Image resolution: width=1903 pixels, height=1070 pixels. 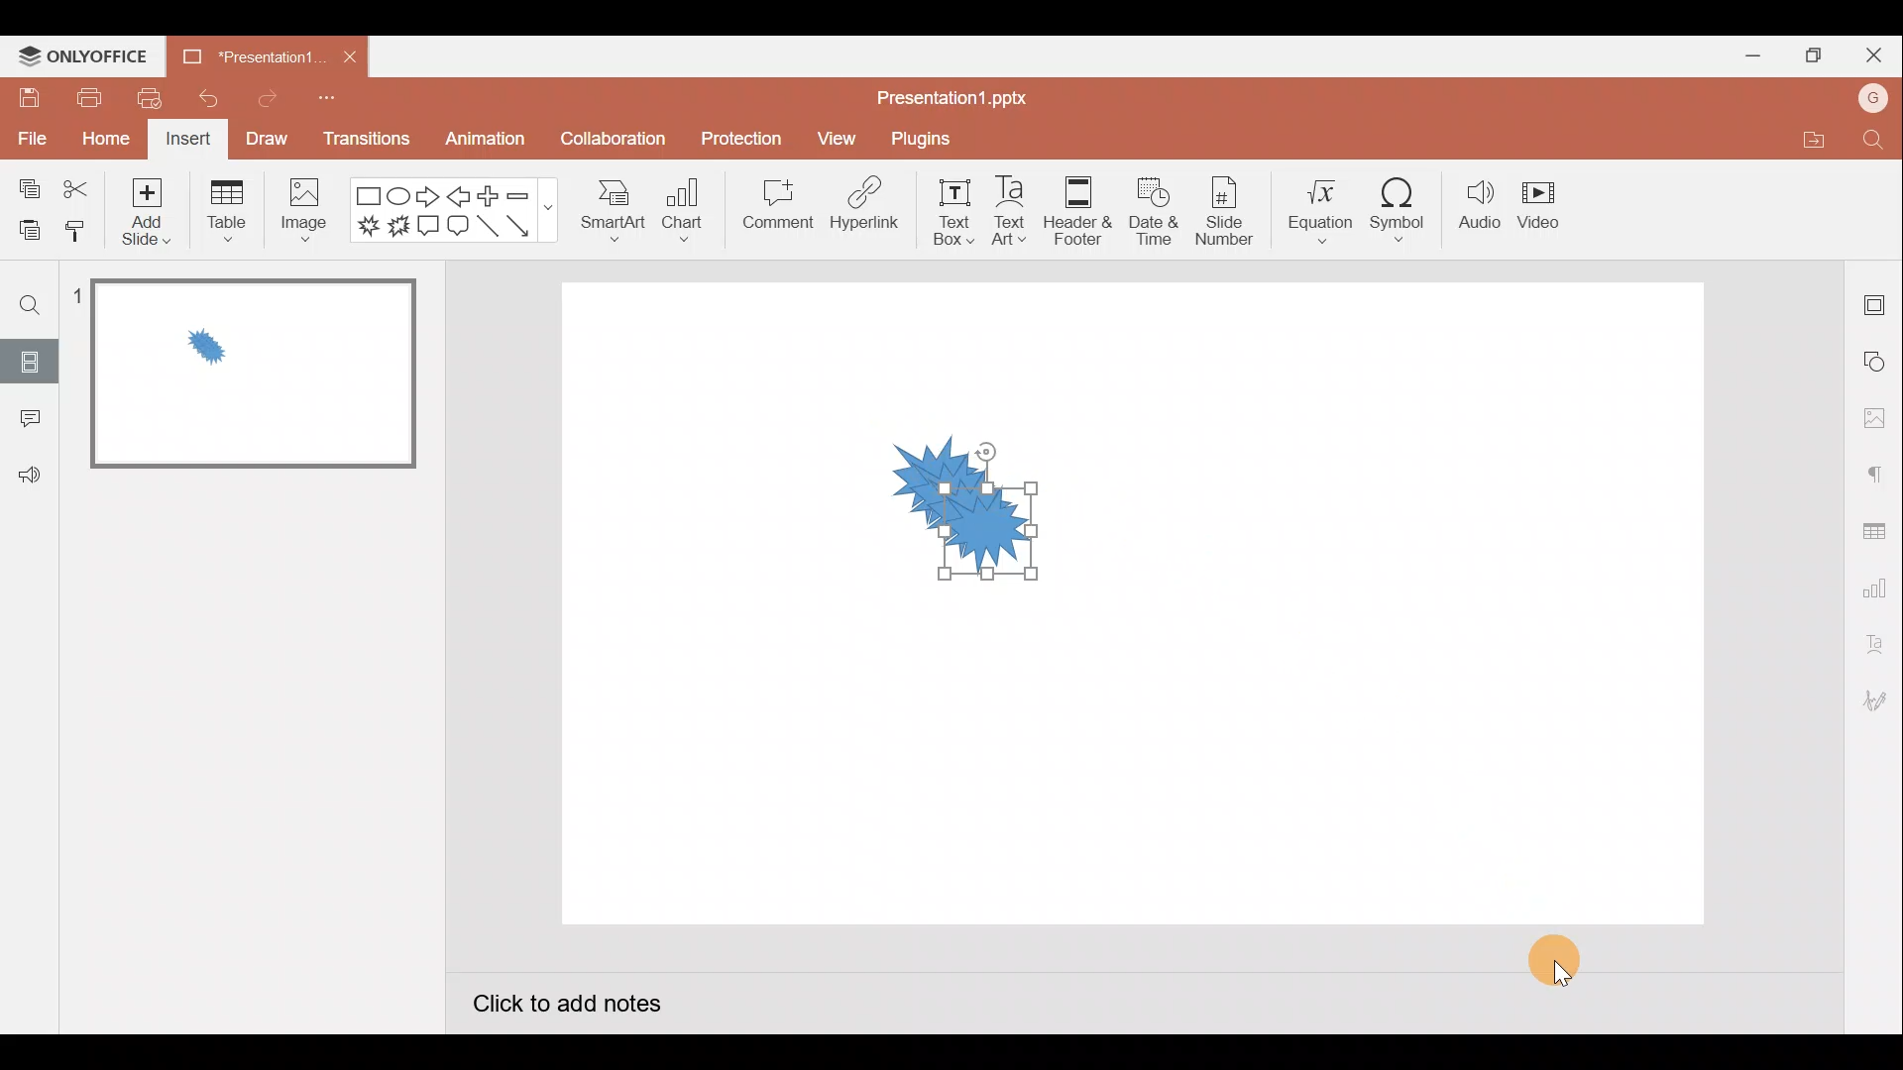 I want to click on Paragraph settings, so click(x=1877, y=470).